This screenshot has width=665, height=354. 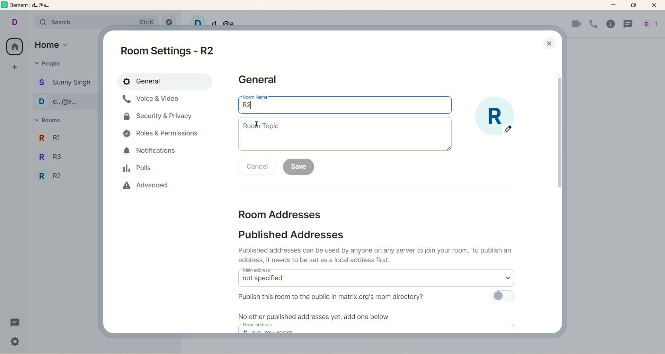 What do you see at coordinates (36, 6) in the screenshot?
I see `element` at bounding box center [36, 6].